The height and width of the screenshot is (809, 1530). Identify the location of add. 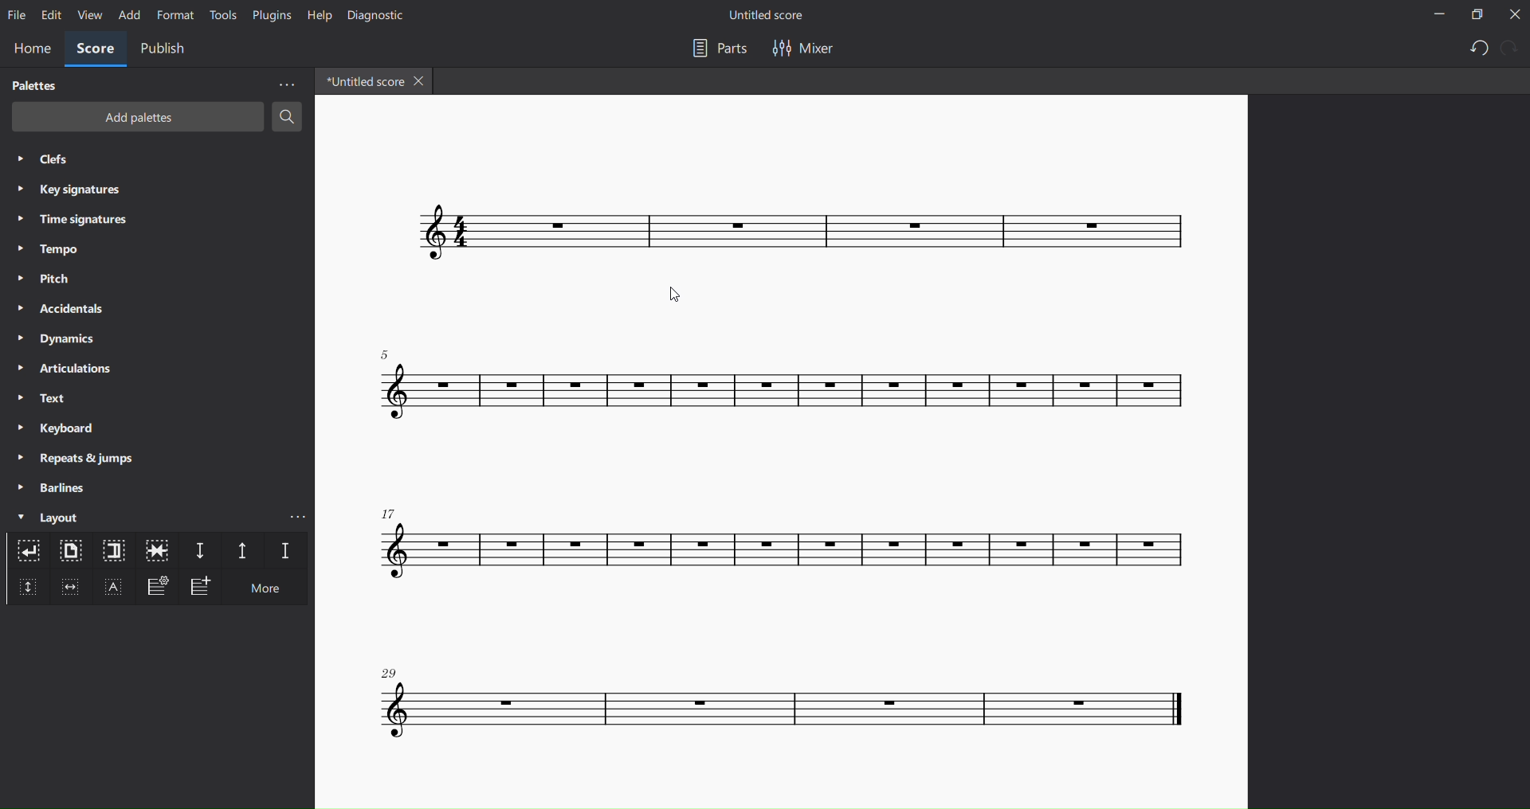
(128, 16).